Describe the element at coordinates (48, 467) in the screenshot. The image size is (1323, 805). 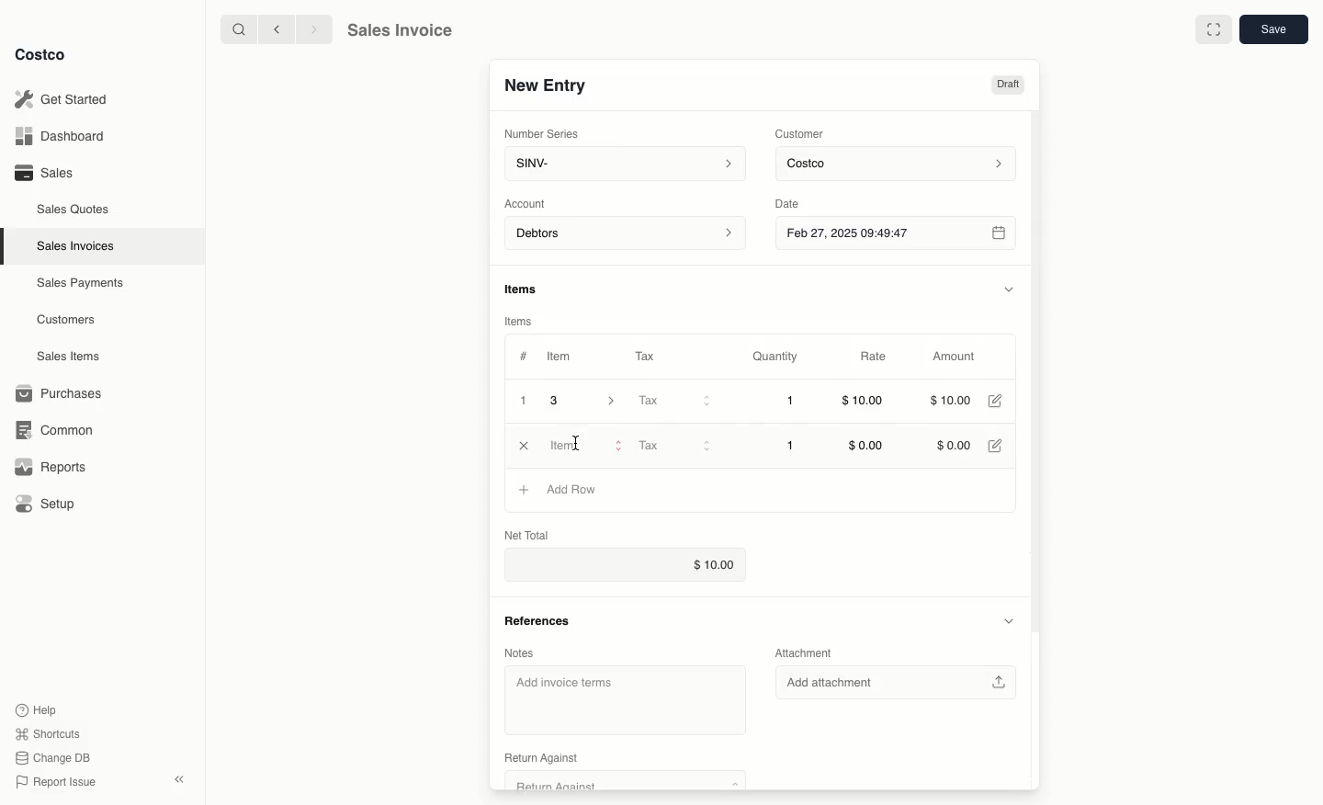
I see `Reports` at that location.